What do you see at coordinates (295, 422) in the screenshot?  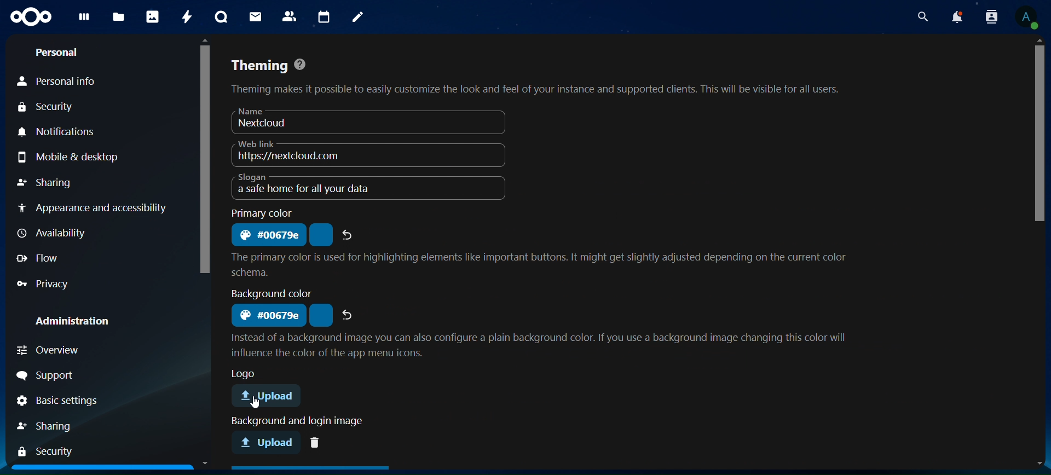 I see `Background and login image` at bounding box center [295, 422].